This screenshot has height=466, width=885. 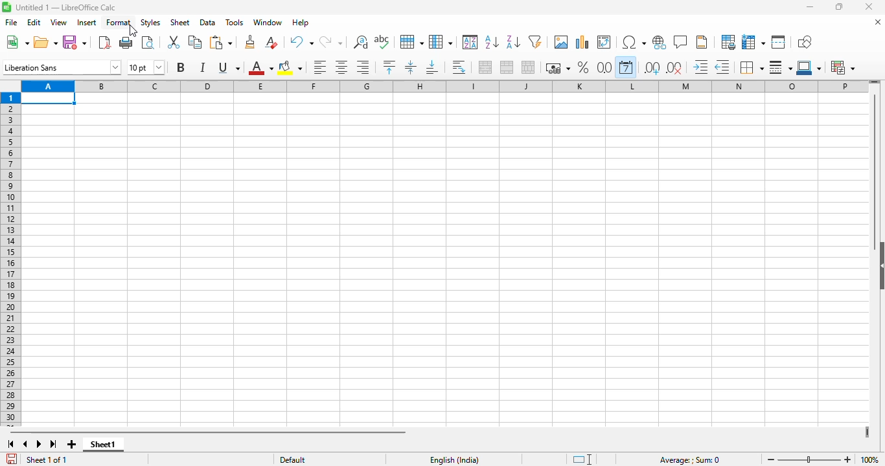 I want to click on find and replace , so click(x=361, y=42).